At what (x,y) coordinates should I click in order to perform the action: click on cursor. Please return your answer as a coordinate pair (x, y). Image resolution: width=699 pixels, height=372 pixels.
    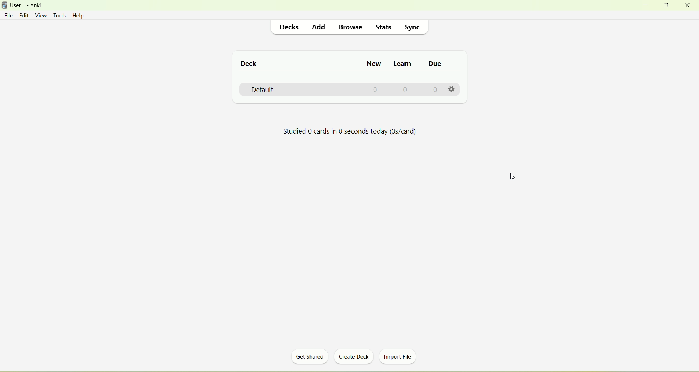
    Looking at the image, I should click on (514, 178).